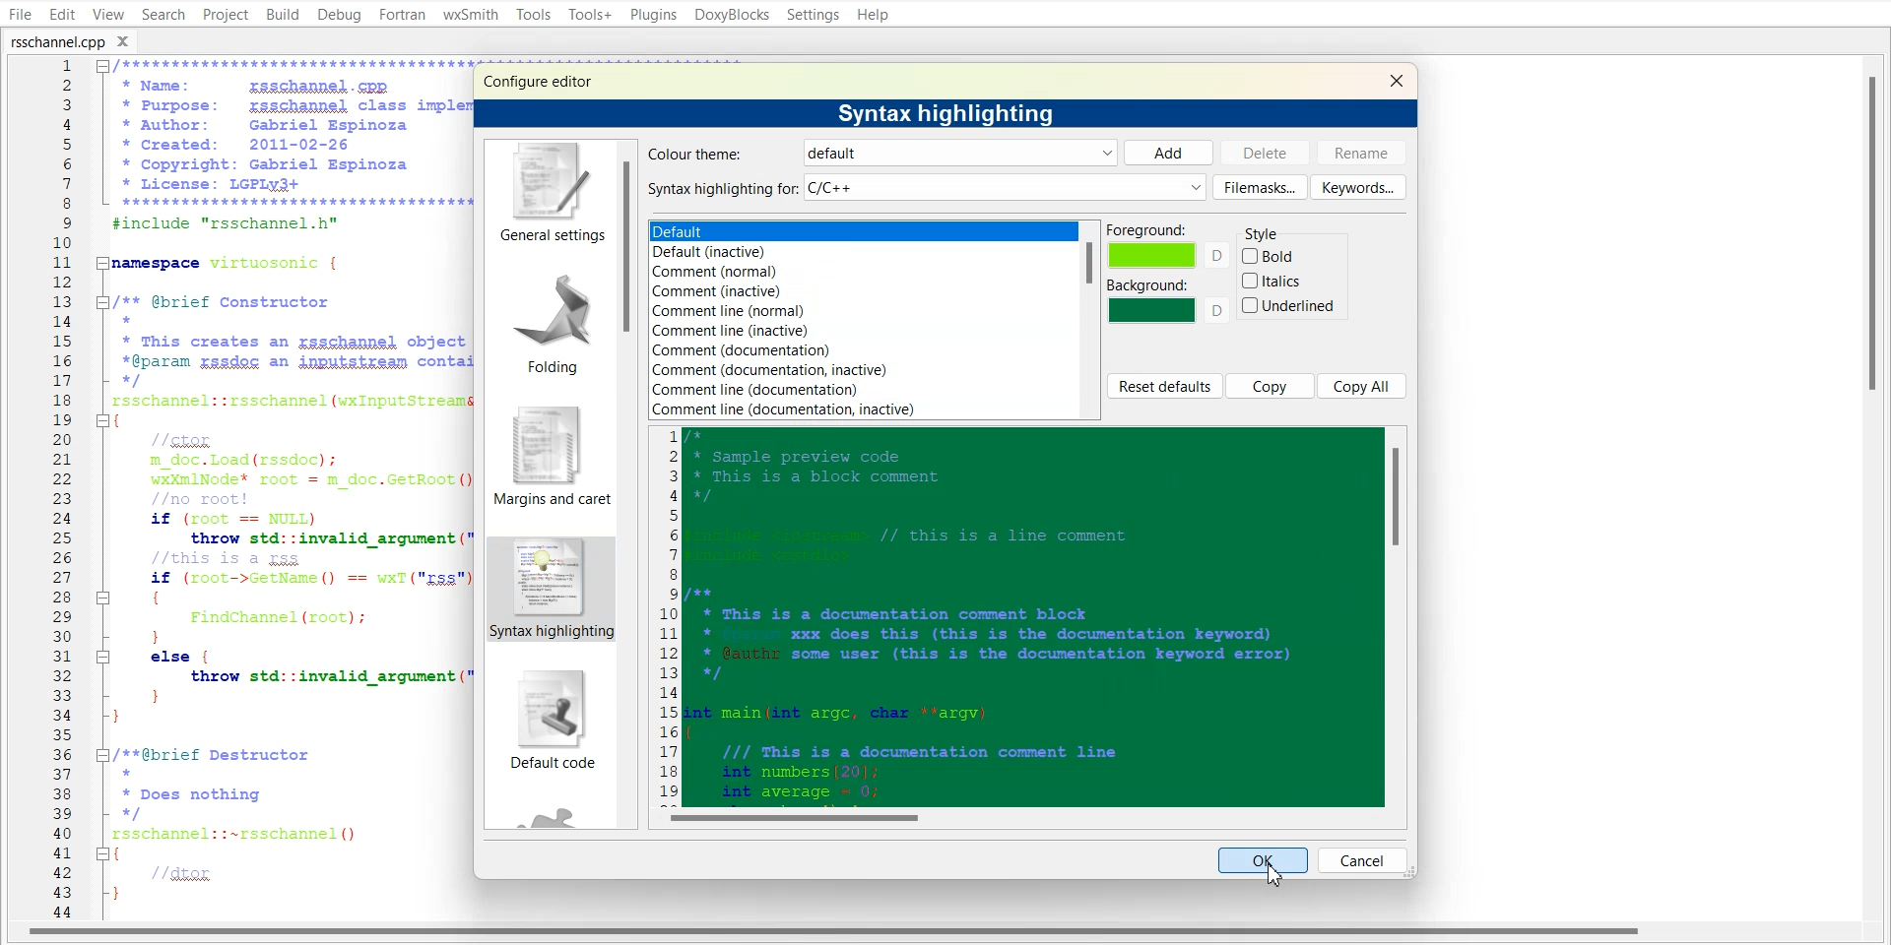 The height and width of the screenshot is (945, 1891). I want to click on Background, so click(1168, 301).